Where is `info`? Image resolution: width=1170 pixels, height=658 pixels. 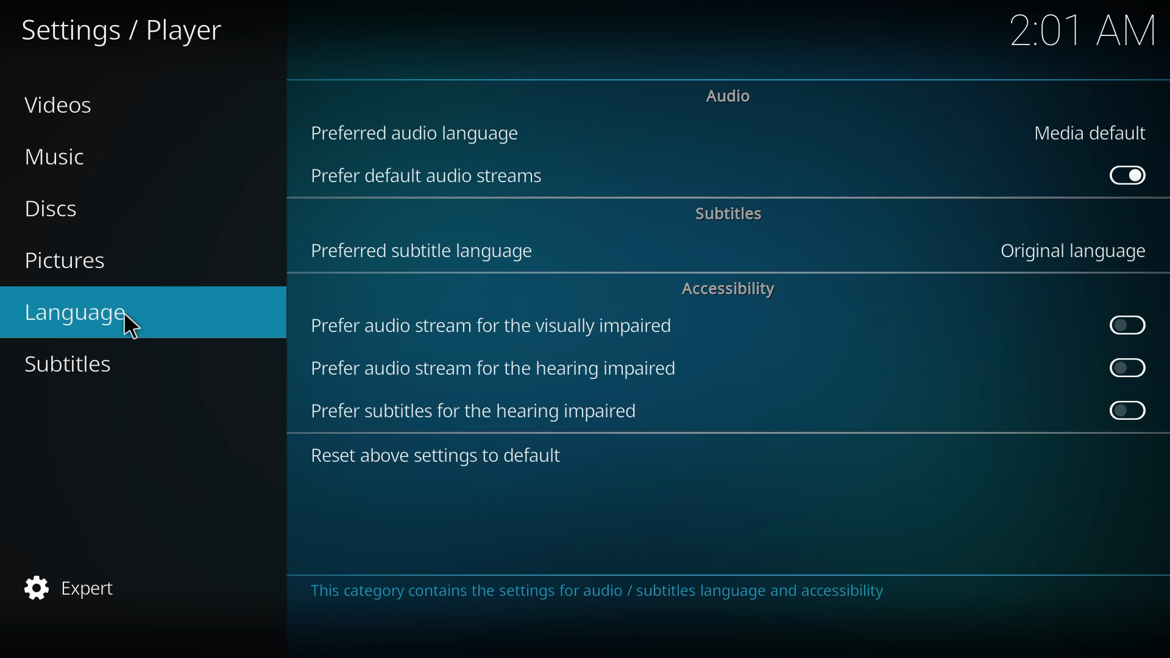
info is located at coordinates (598, 591).